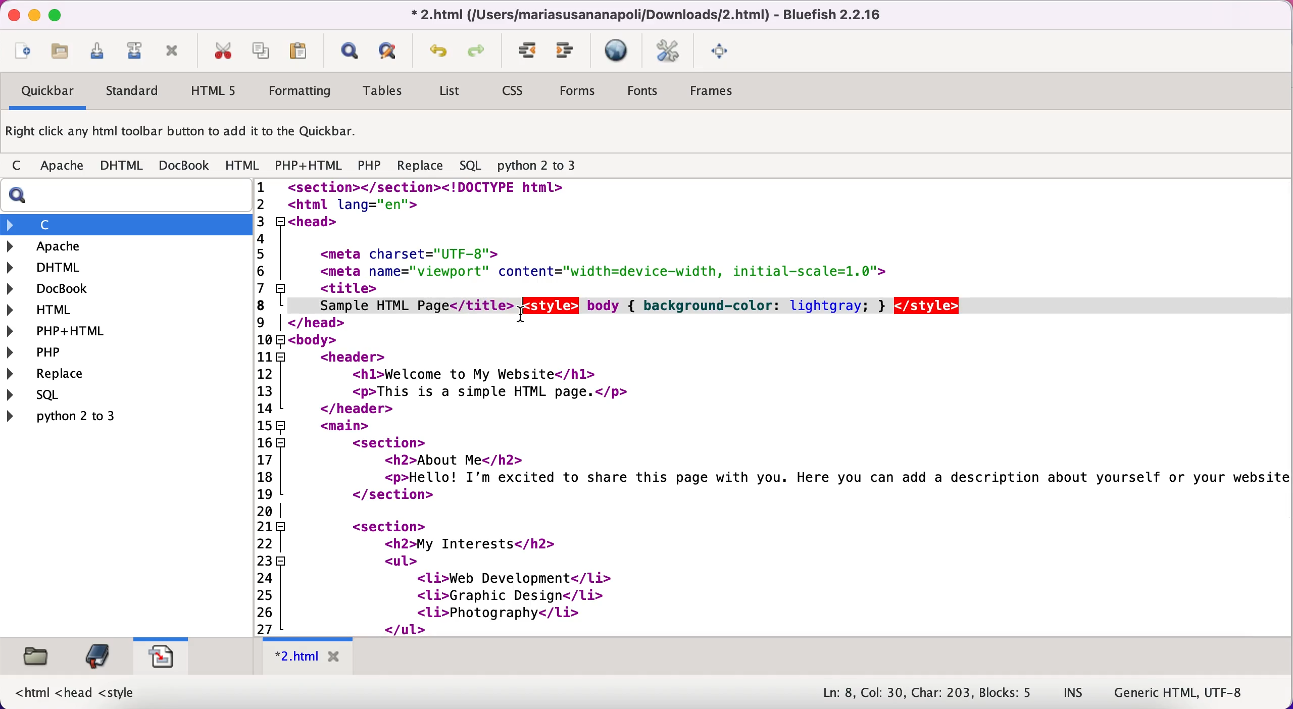 The height and width of the screenshot is (709, 1293). Describe the element at coordinates (310, 656) in the screenshot. I see `* 2.html` at that location.